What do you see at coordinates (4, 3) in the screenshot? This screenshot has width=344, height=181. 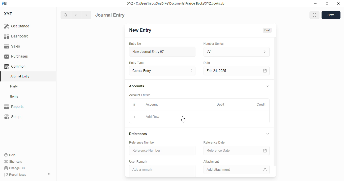 I see `FB - logo` at bounding box center [4, 3].